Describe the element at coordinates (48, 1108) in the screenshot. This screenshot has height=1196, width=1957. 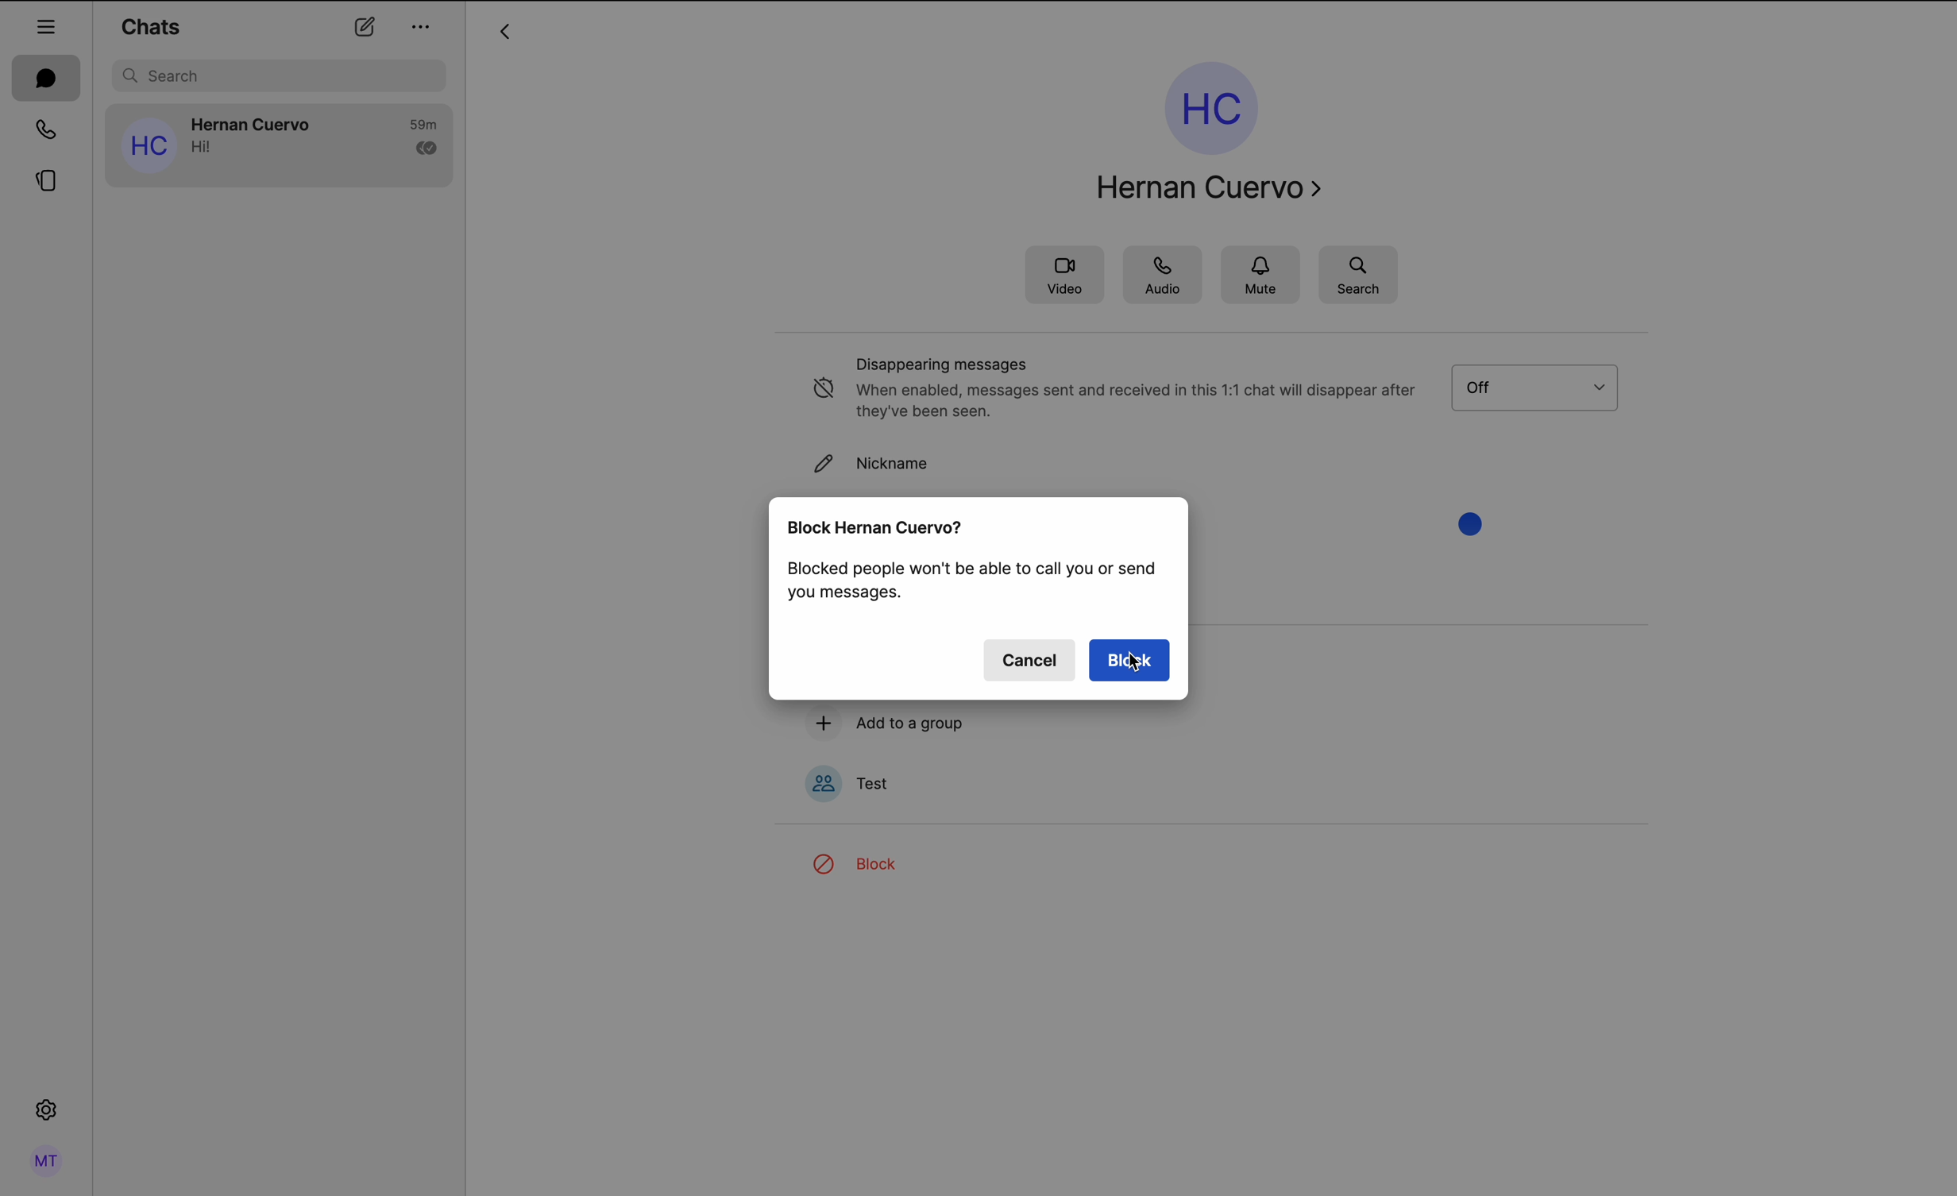
I see `settings` at that location.